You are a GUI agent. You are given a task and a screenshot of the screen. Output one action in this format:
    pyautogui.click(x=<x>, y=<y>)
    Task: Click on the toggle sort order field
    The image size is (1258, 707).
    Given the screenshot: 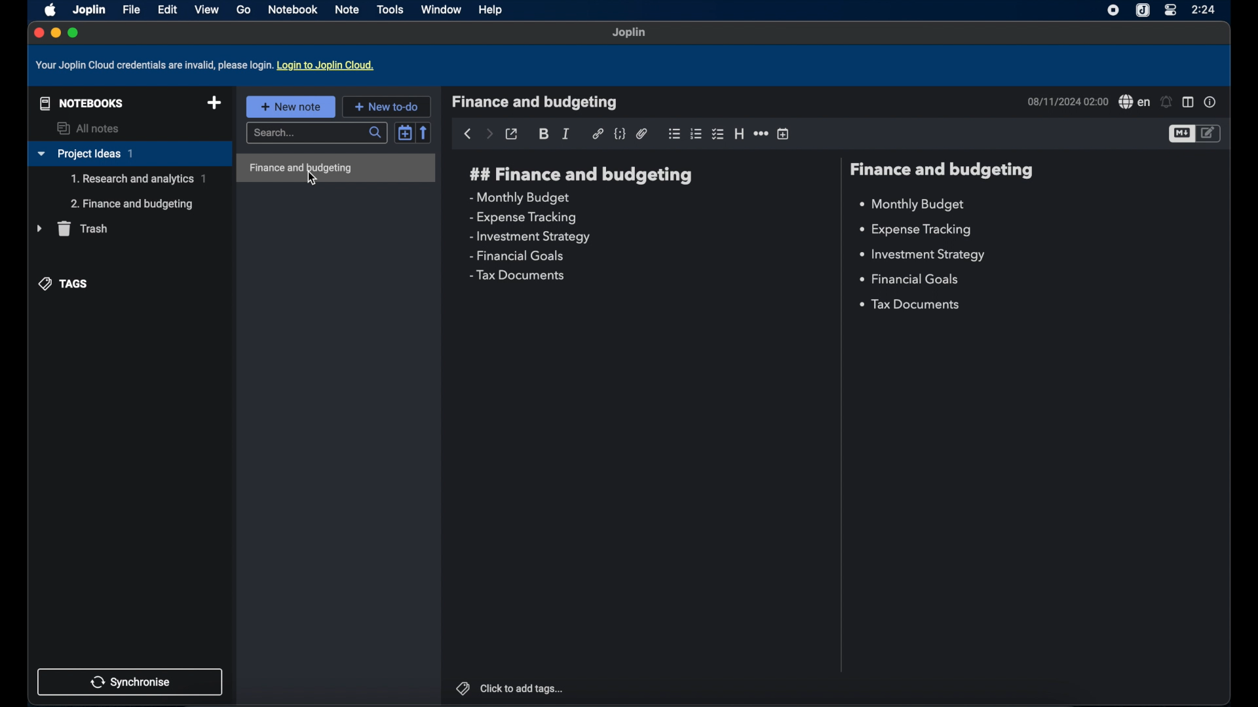 What is the action you would take?
    pyautogui.click(x=405, y=132)
    